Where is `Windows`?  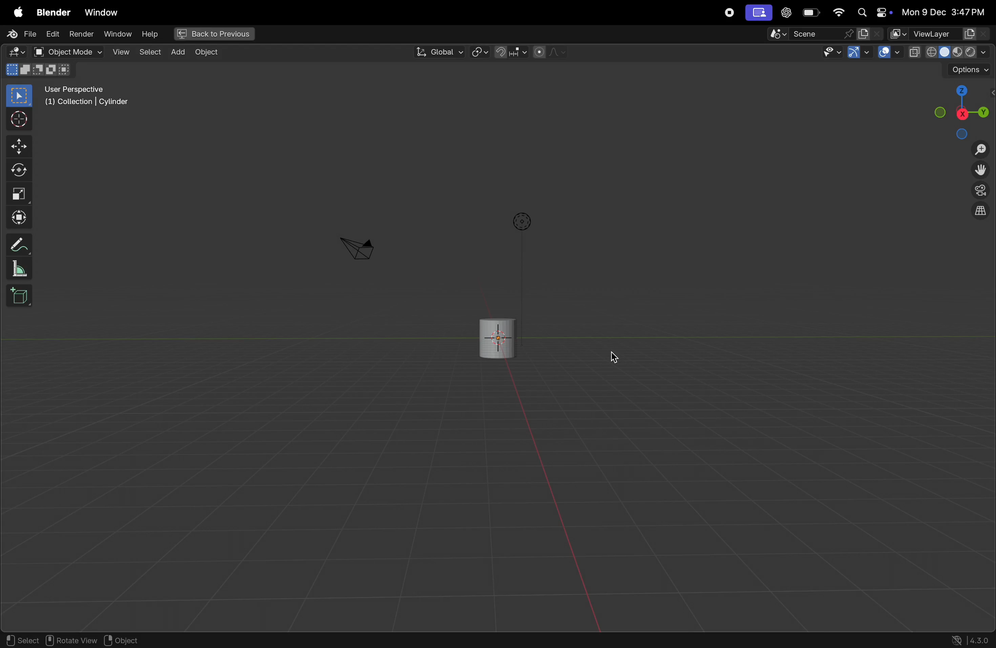
Windows is located at coordinates (102, 10).